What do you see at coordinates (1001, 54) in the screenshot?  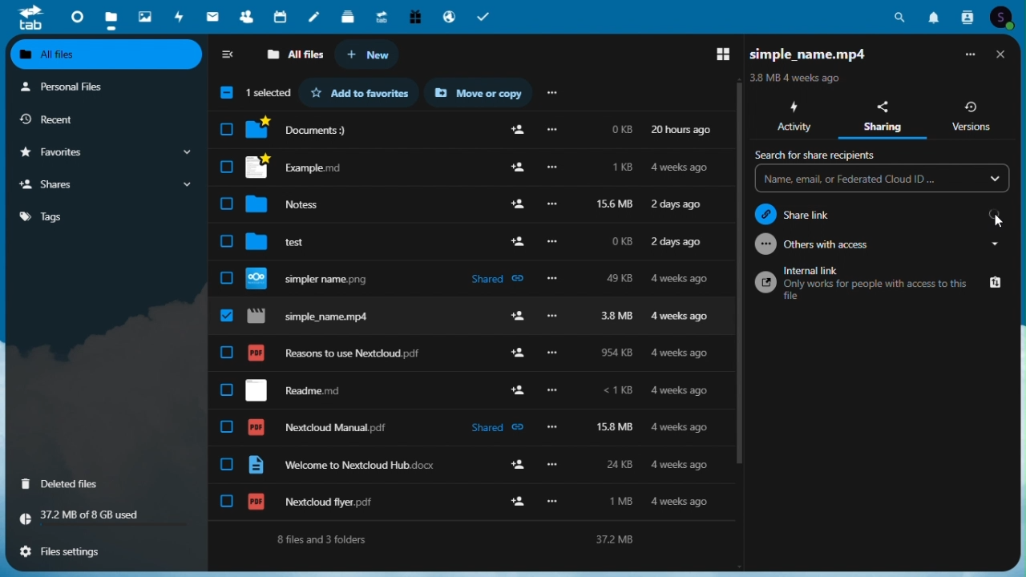 I see `Close` at bounding box center [1001, 54].